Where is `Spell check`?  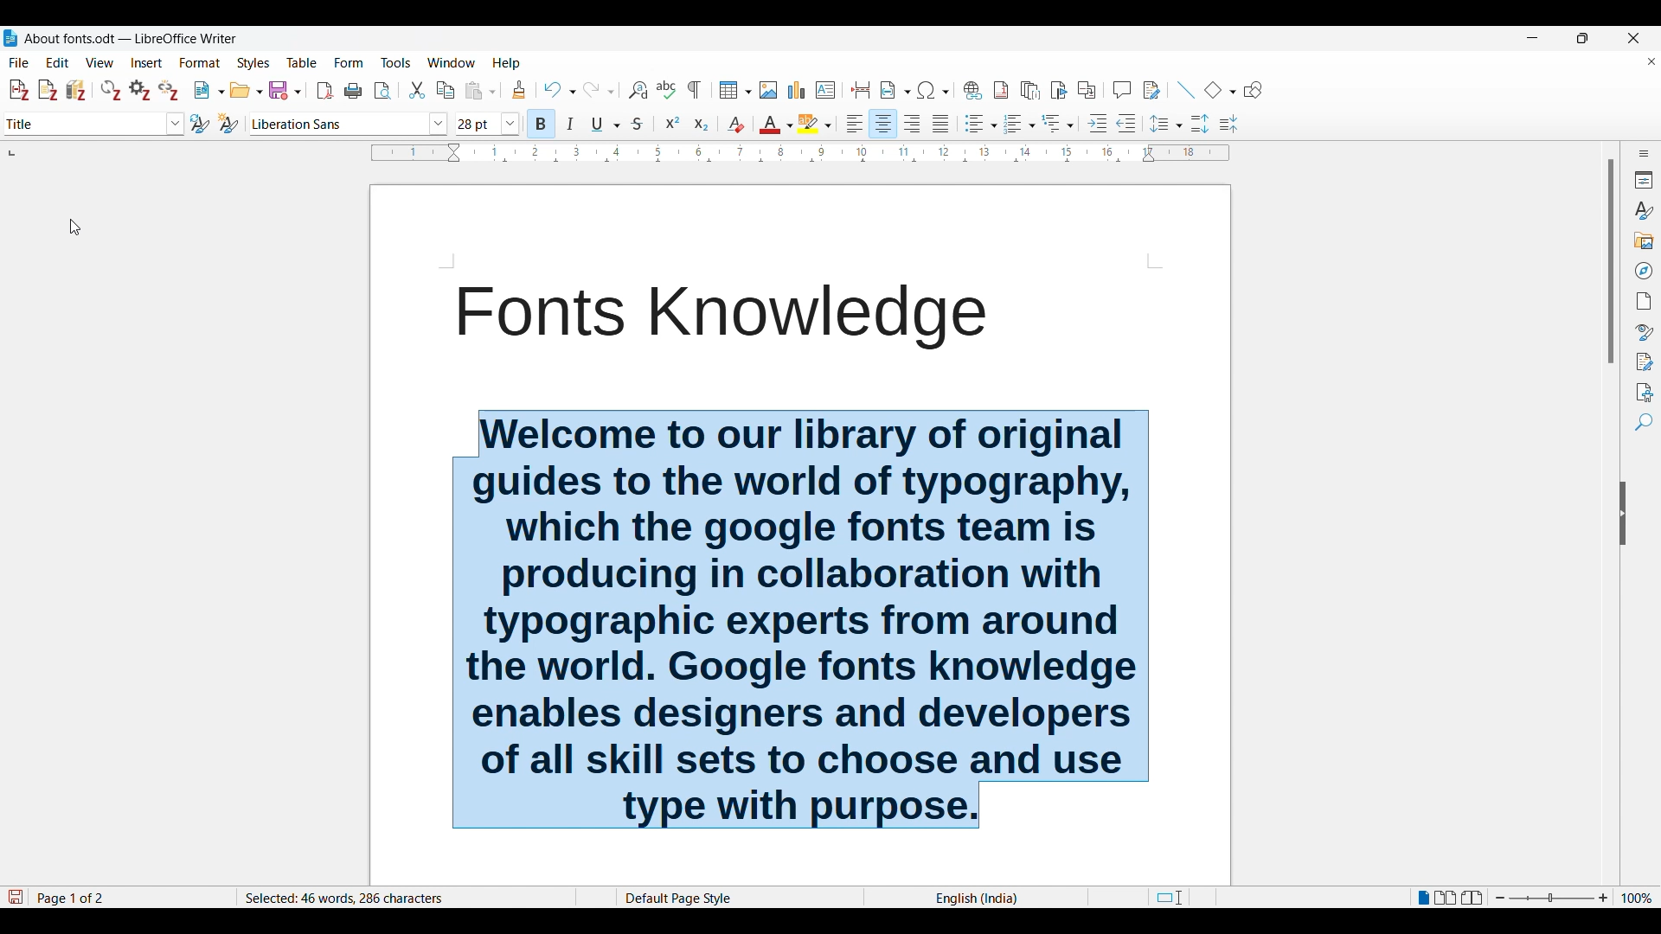 Spell check is located at coordinates (666, 90).